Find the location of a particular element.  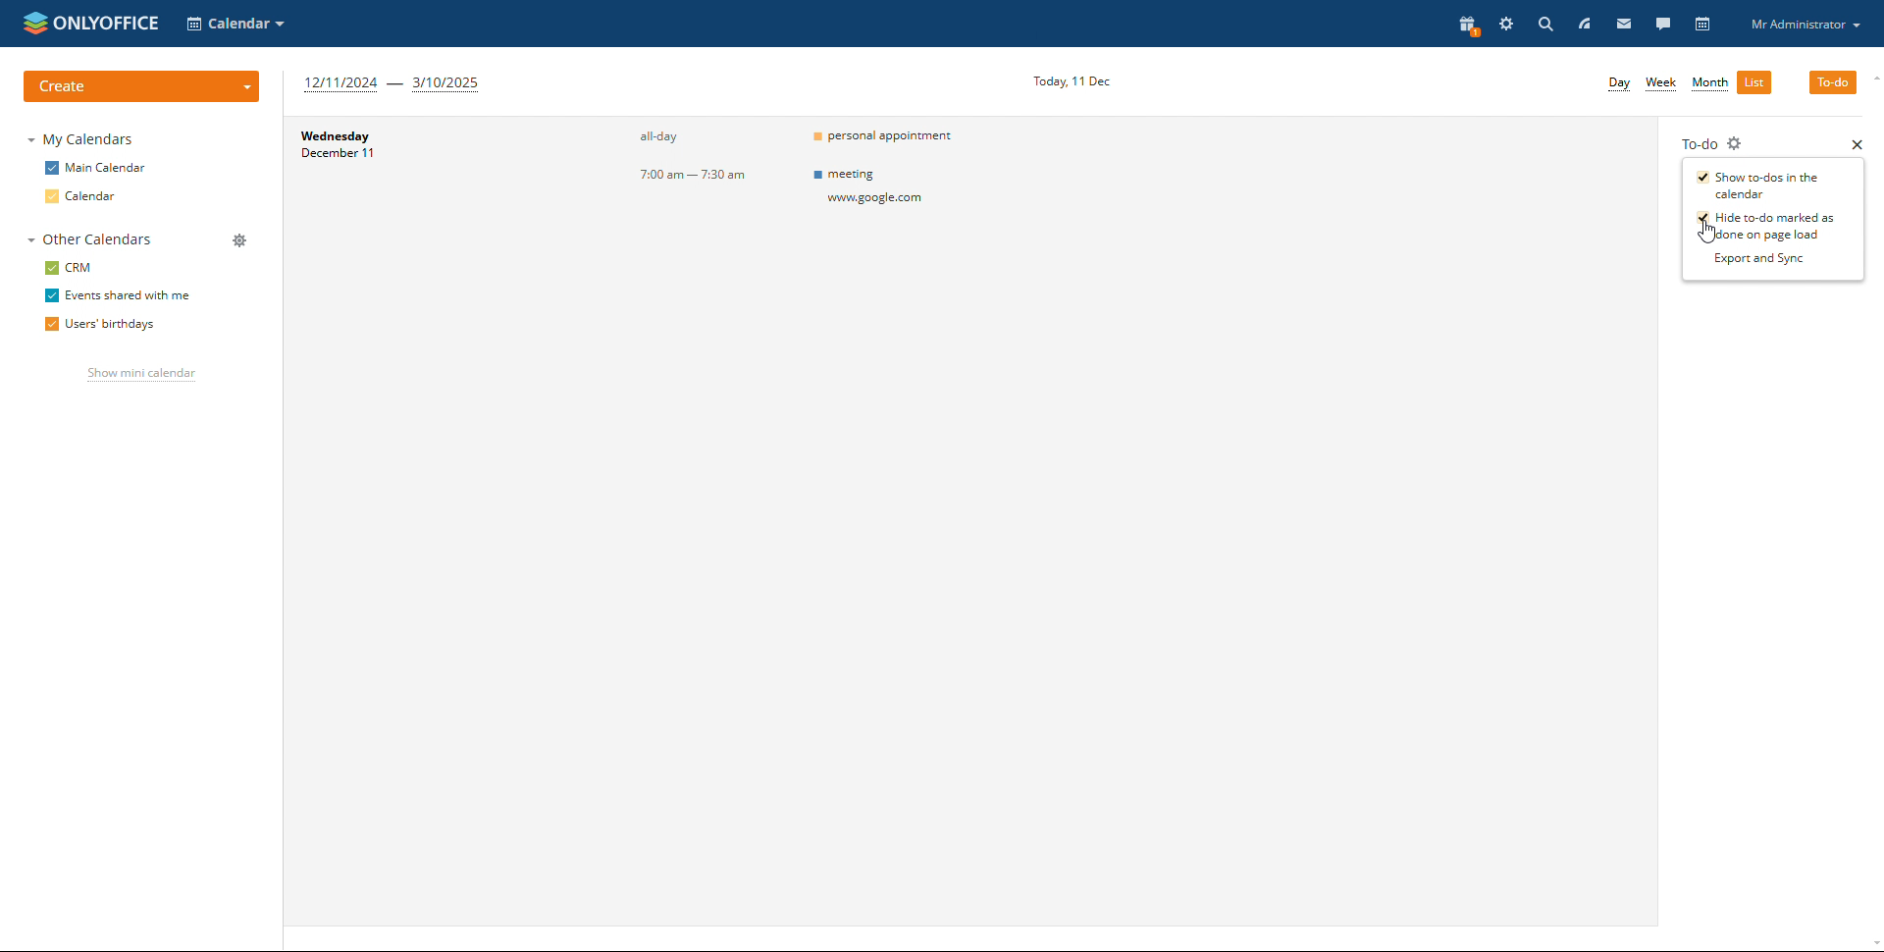

 is located at coordinates (902, 190).